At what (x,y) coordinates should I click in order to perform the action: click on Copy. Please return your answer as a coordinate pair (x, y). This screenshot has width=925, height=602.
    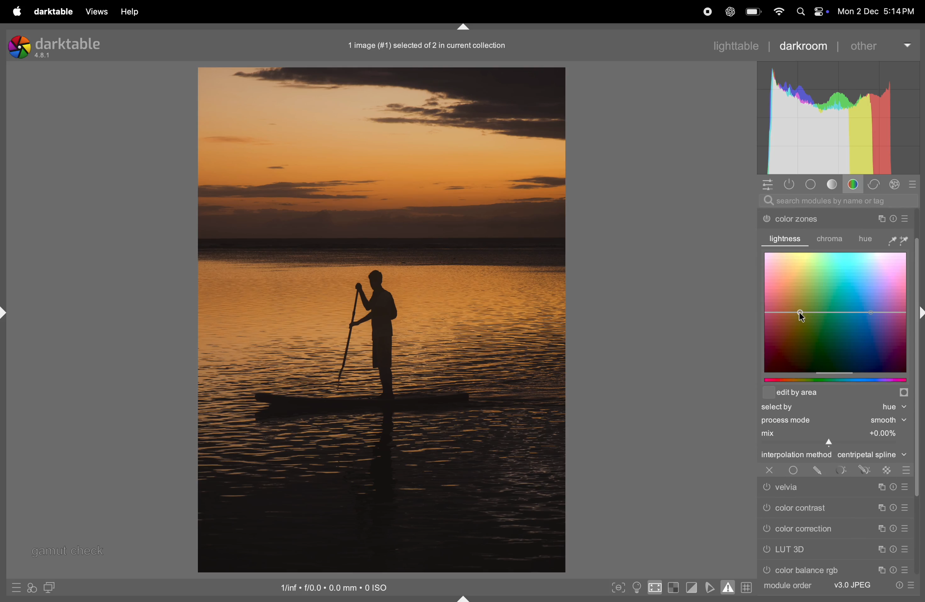
    Looking at the image, I should click on (881, 507).